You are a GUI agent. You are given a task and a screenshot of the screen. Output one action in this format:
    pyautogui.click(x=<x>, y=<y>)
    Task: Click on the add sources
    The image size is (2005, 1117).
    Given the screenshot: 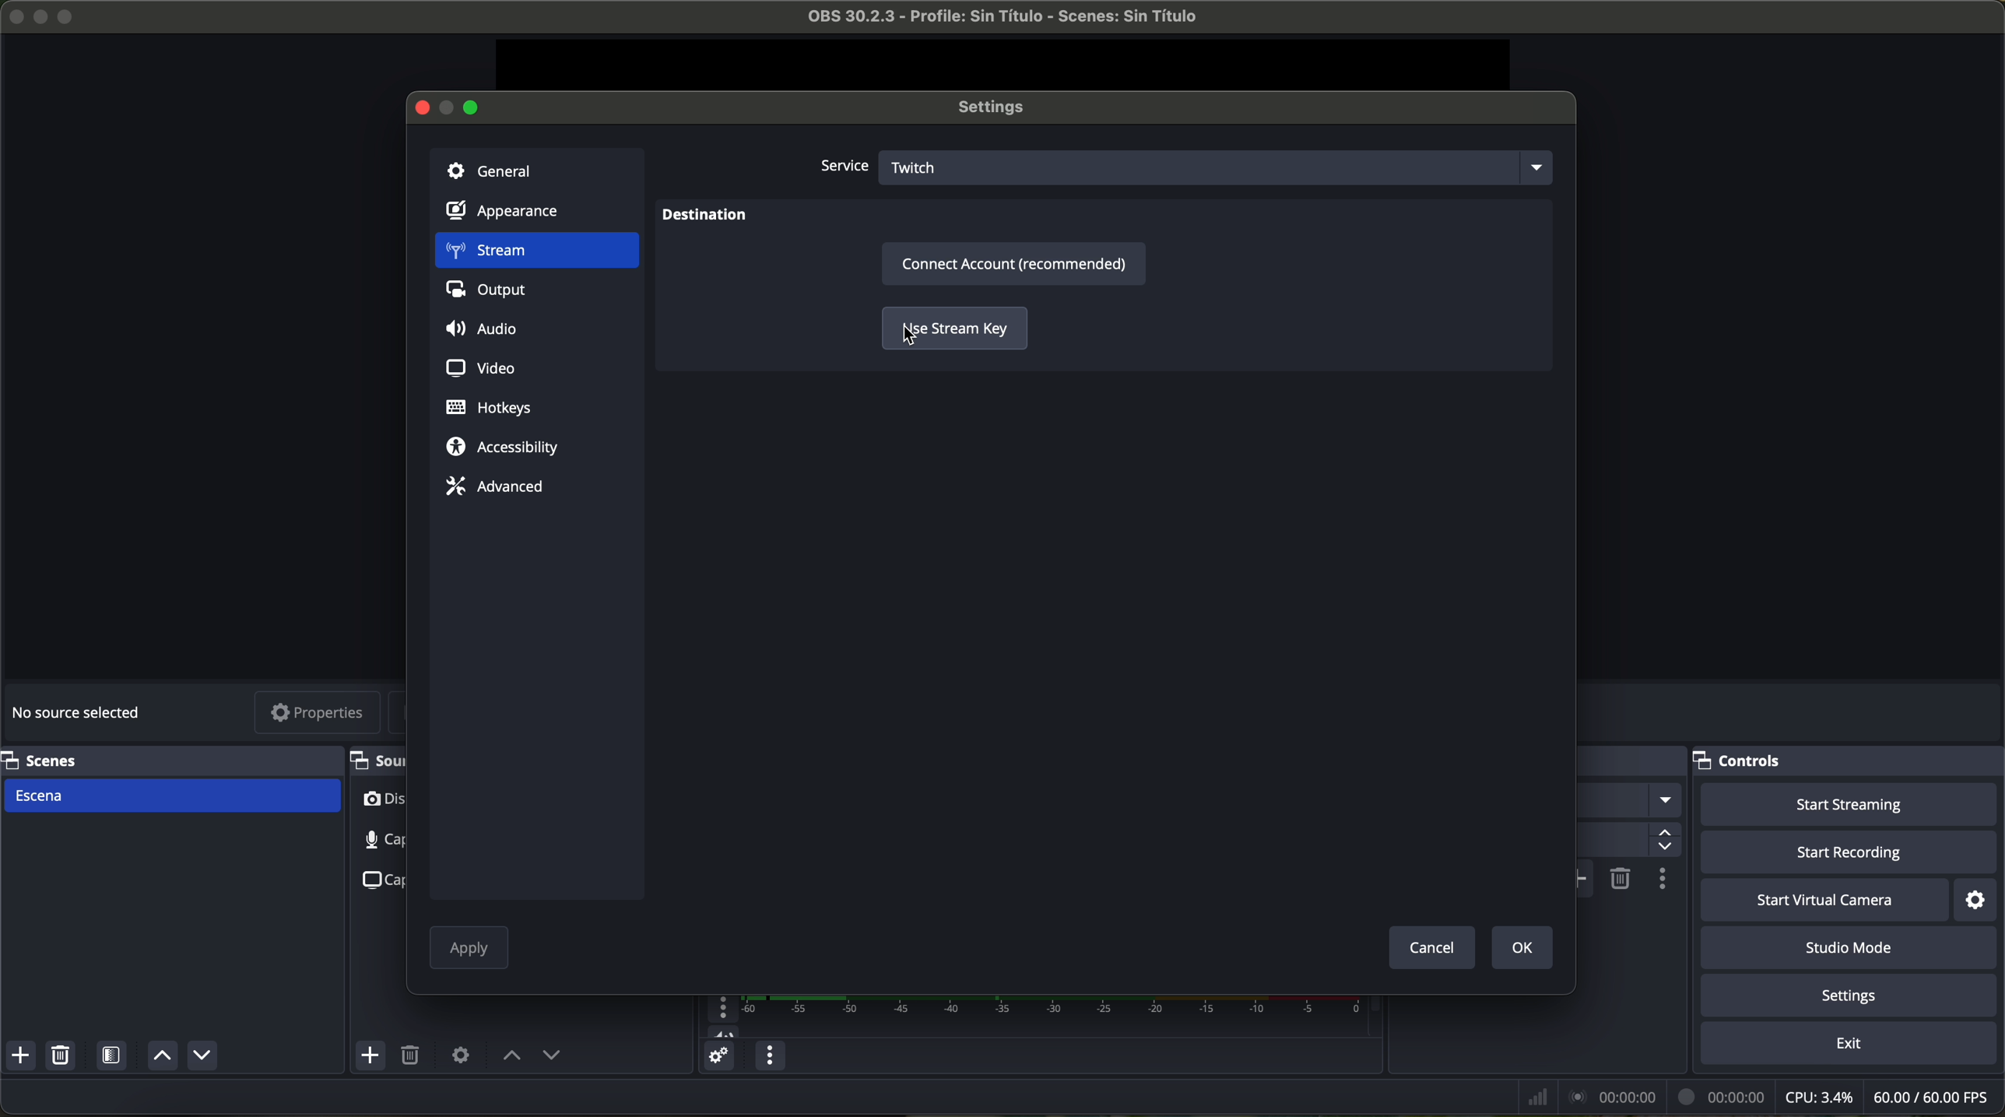 What is the action you would take?
    pyautogui.click(x=372, y=1056)
    